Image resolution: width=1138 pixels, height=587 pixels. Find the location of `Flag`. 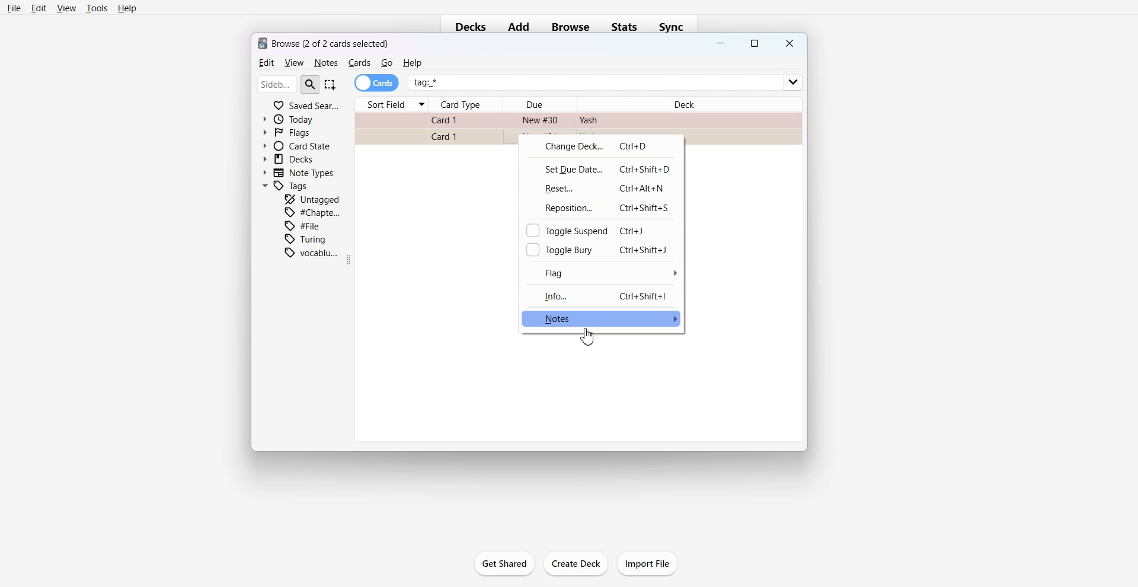

Flag is located at coordinates (601, 272).